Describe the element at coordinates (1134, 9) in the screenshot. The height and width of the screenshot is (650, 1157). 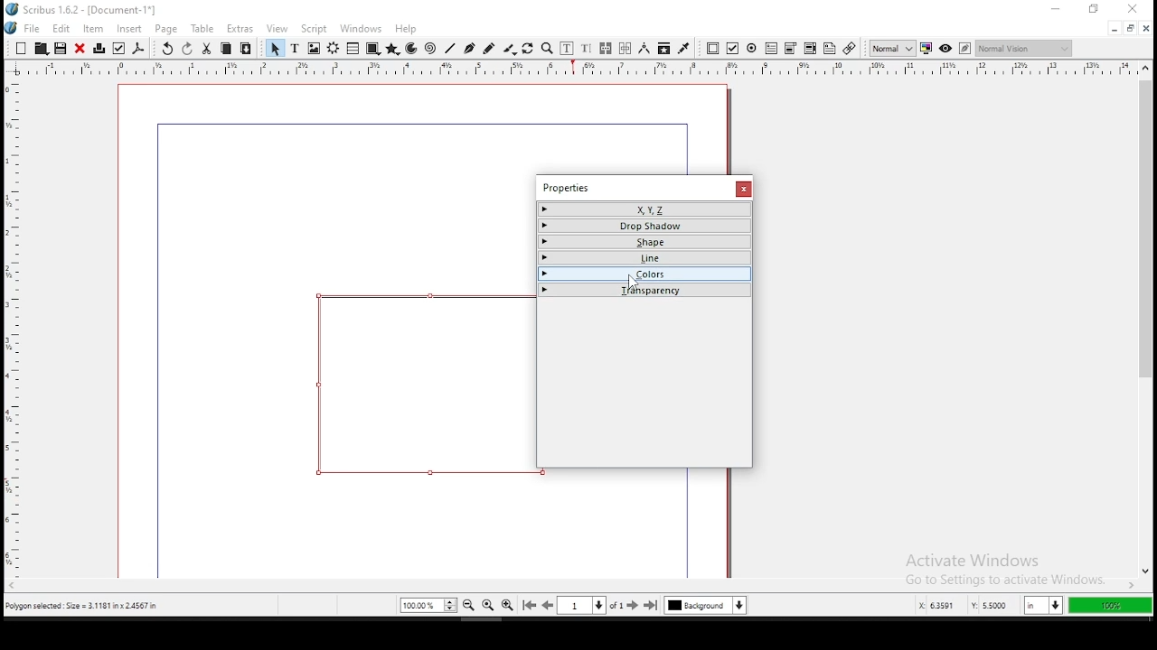
I see `close` at that location.